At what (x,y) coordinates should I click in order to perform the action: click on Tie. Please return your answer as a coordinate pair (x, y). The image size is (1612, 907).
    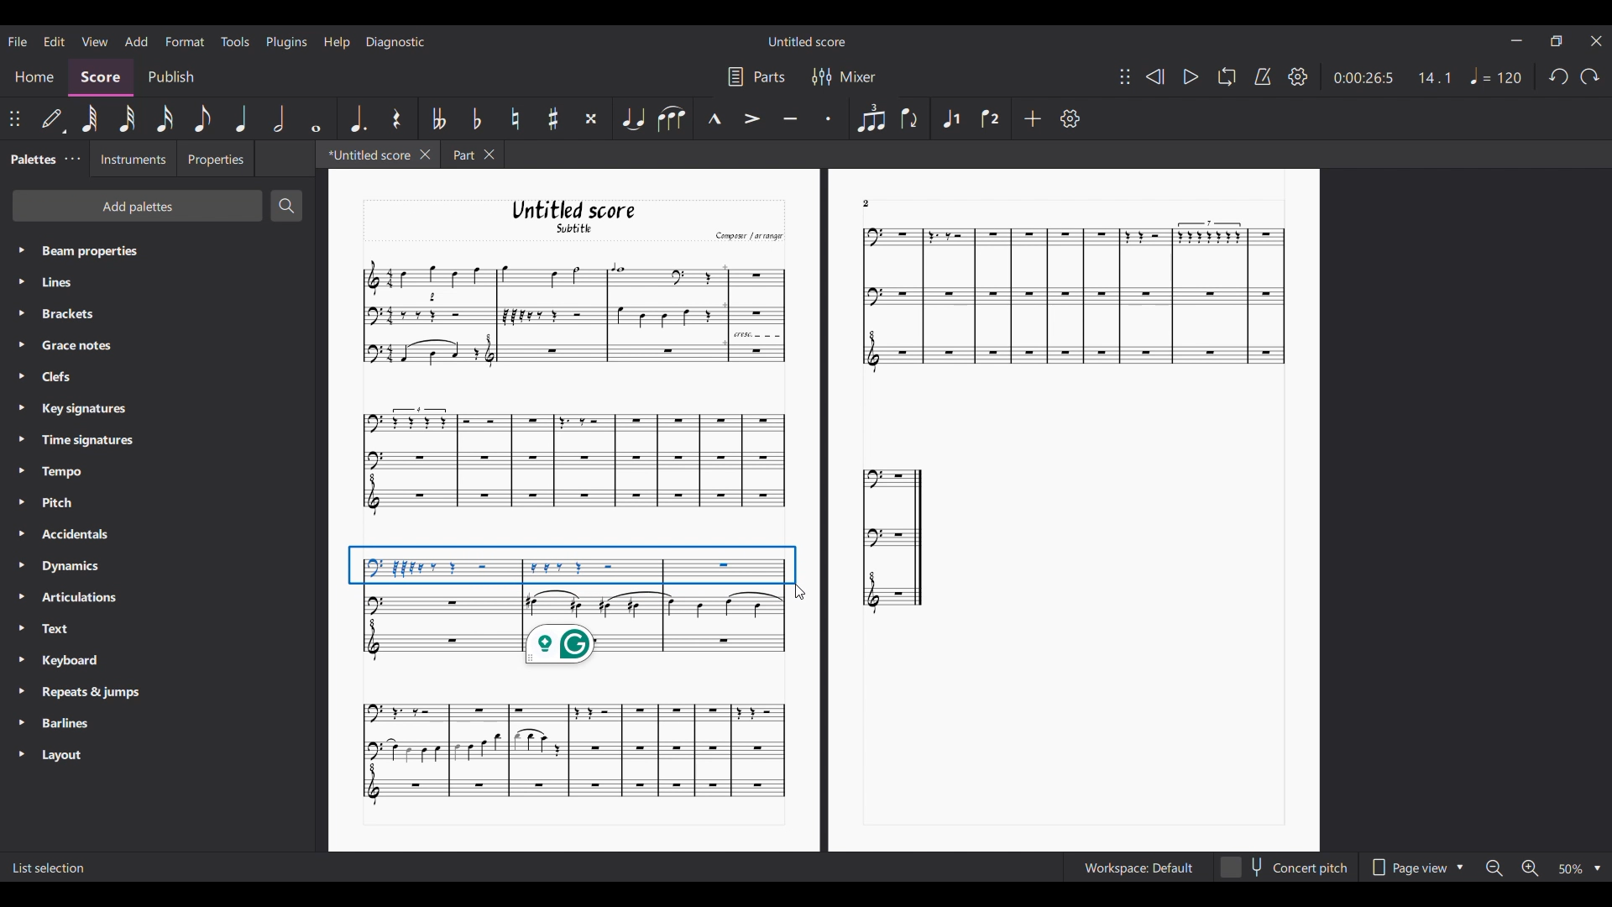
    Looking at the image, I should click on (633, 118).